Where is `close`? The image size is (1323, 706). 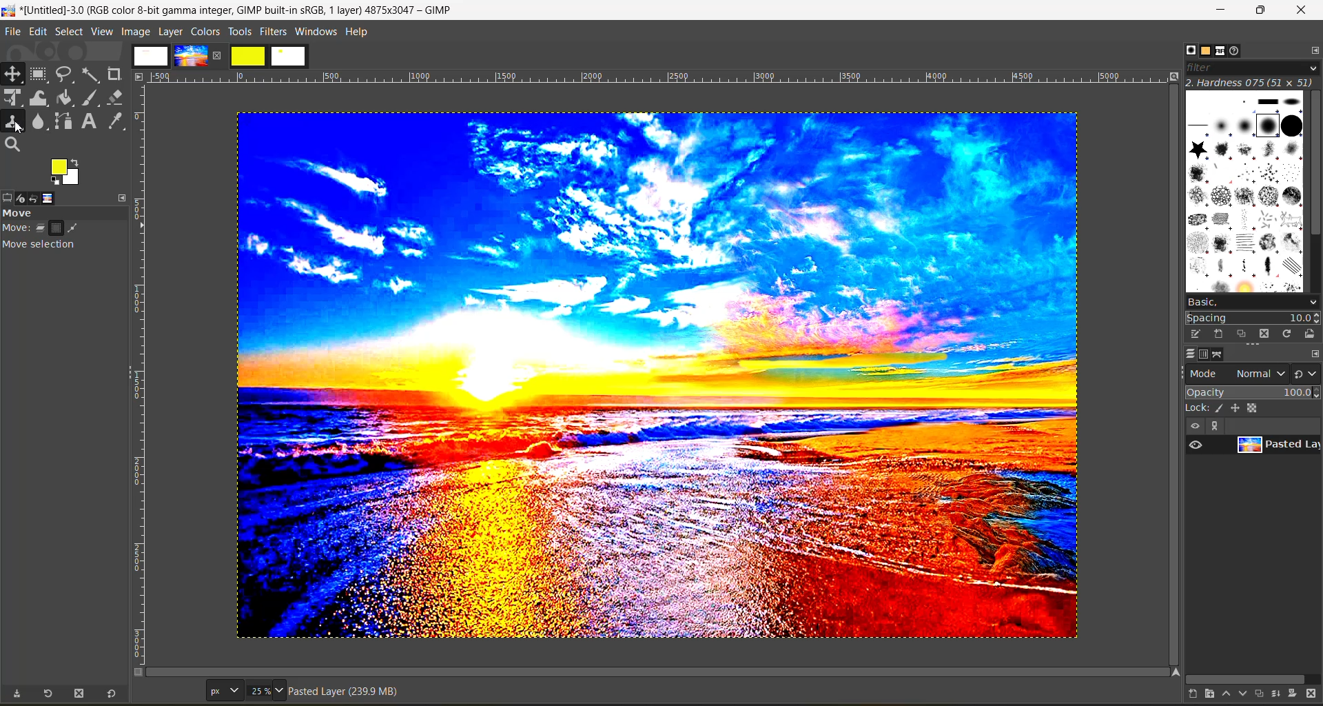
close is located at coordinates (220, 55).